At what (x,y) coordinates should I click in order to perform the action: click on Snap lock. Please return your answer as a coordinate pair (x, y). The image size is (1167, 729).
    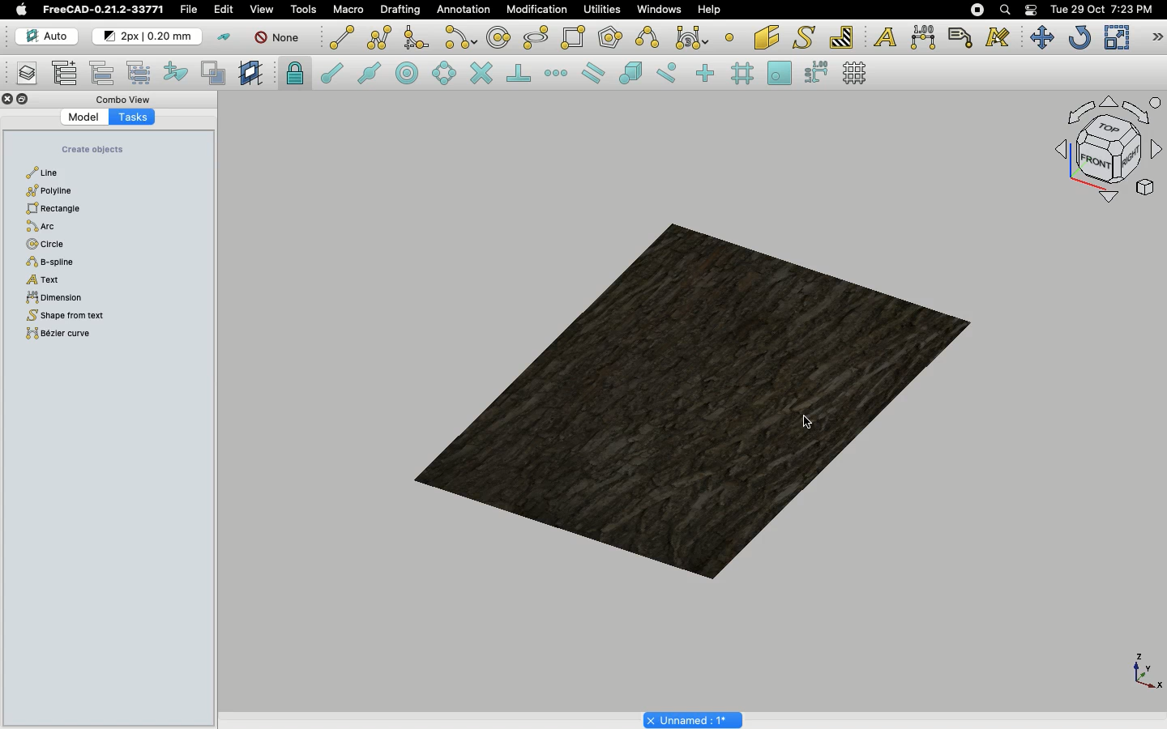
    Looking at the image, I should click on (295, 73).